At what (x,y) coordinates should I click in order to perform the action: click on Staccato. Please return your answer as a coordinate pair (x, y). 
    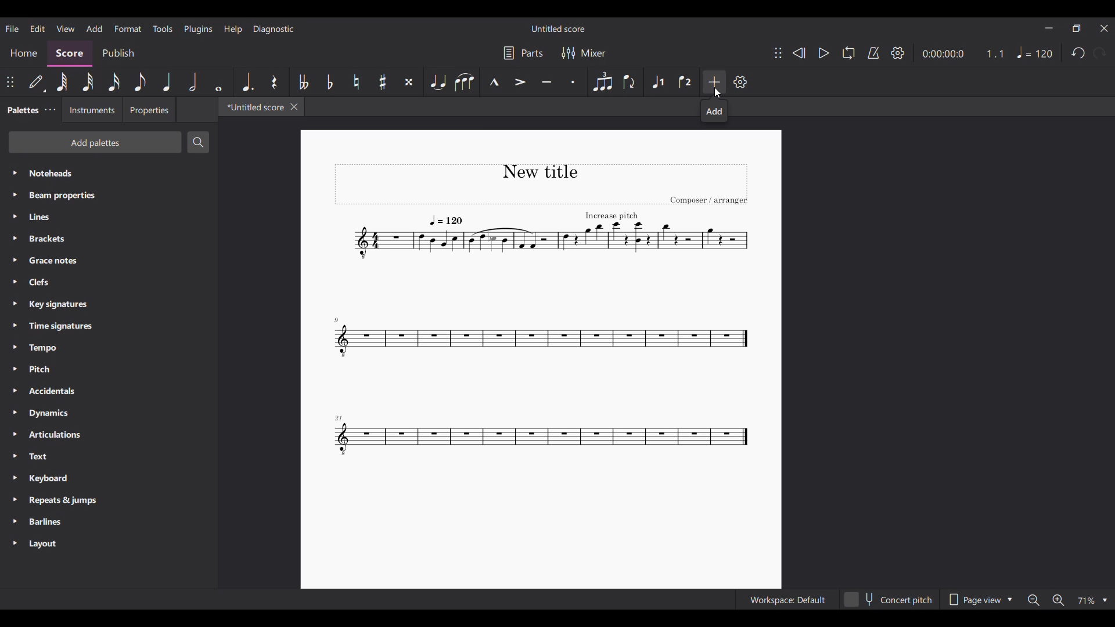
    Looking at the image, I should click on (573, 82).